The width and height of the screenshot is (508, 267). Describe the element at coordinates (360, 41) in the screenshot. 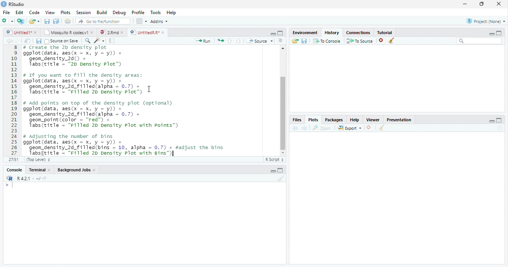

I see `To source` at that location.